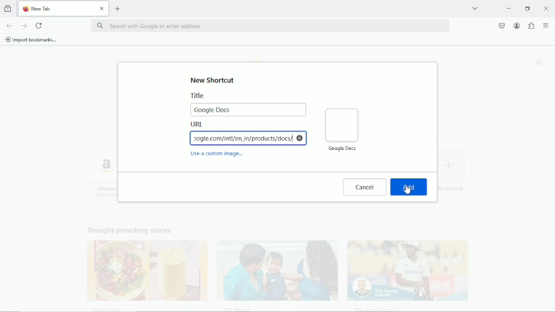 The height and width of the screenshot is (312, 555). I want to click on New Tab, so click(56, 9).